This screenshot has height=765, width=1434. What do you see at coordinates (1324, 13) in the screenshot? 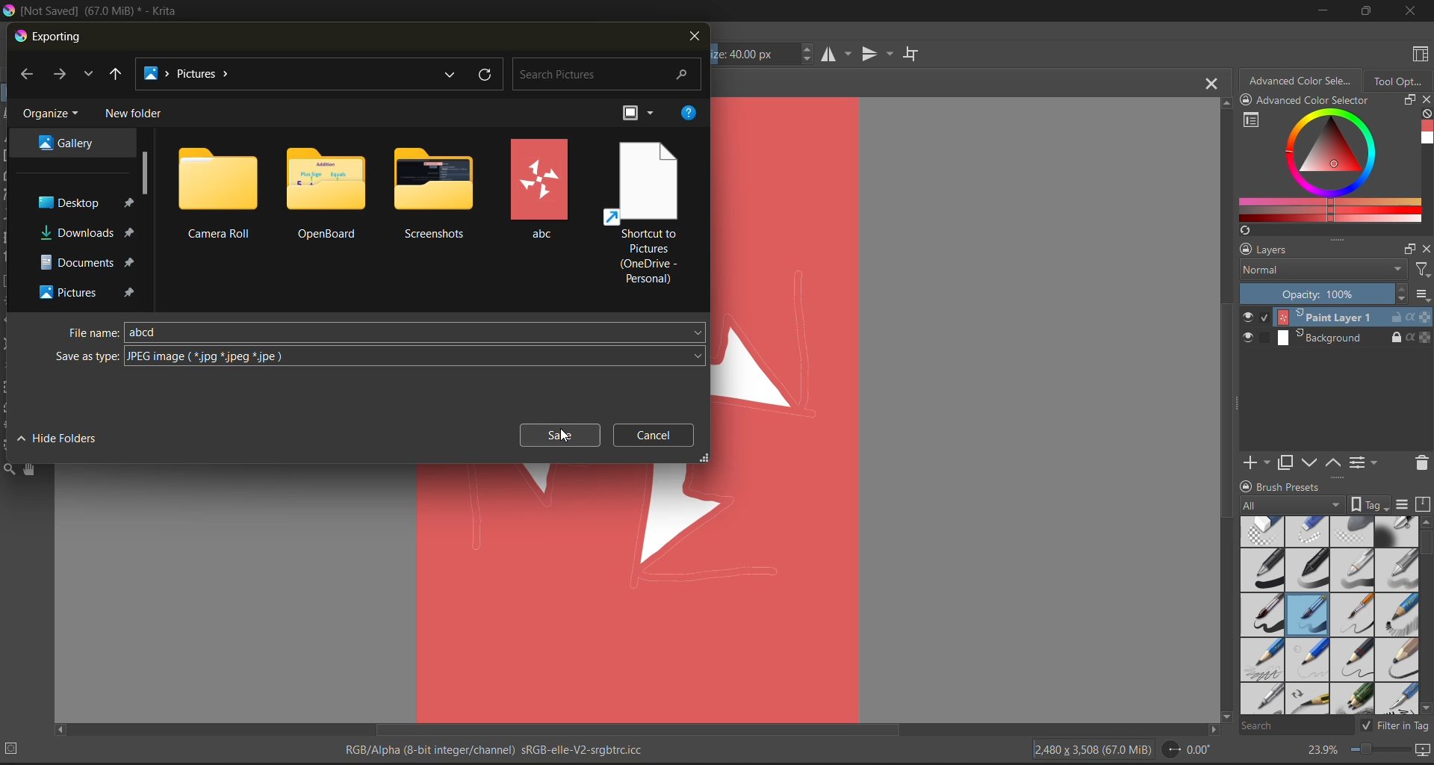
I see `minimize` at bounding box center [1324, 13].